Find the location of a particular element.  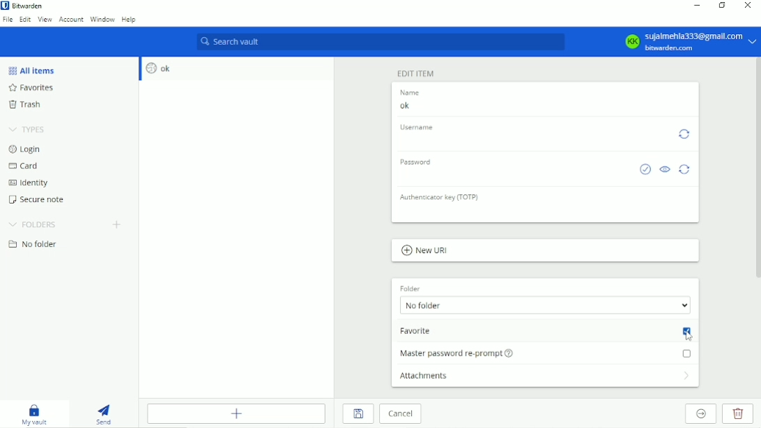

Identify is located at coordinates (31, 183).